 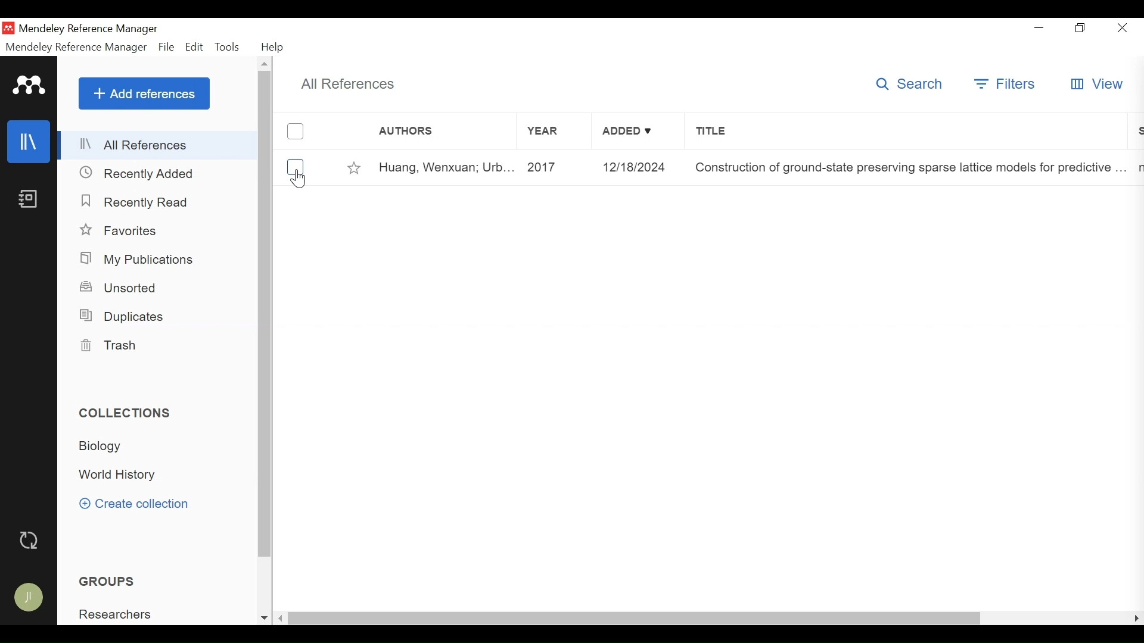 What do you see at coordinates (295, 132) in the screenshot?
I see `(un)select all` at bounding box center [295, 132].